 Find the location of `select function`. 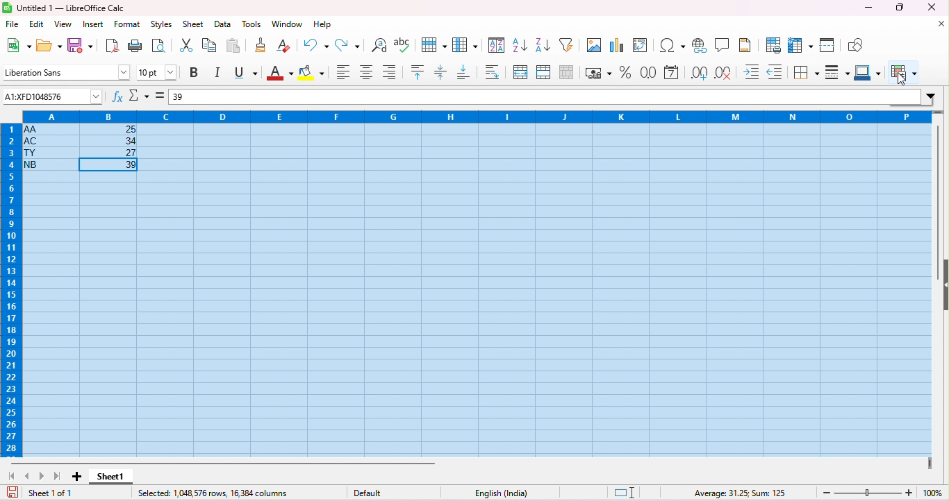

select function is located at coordinates (138, 95).